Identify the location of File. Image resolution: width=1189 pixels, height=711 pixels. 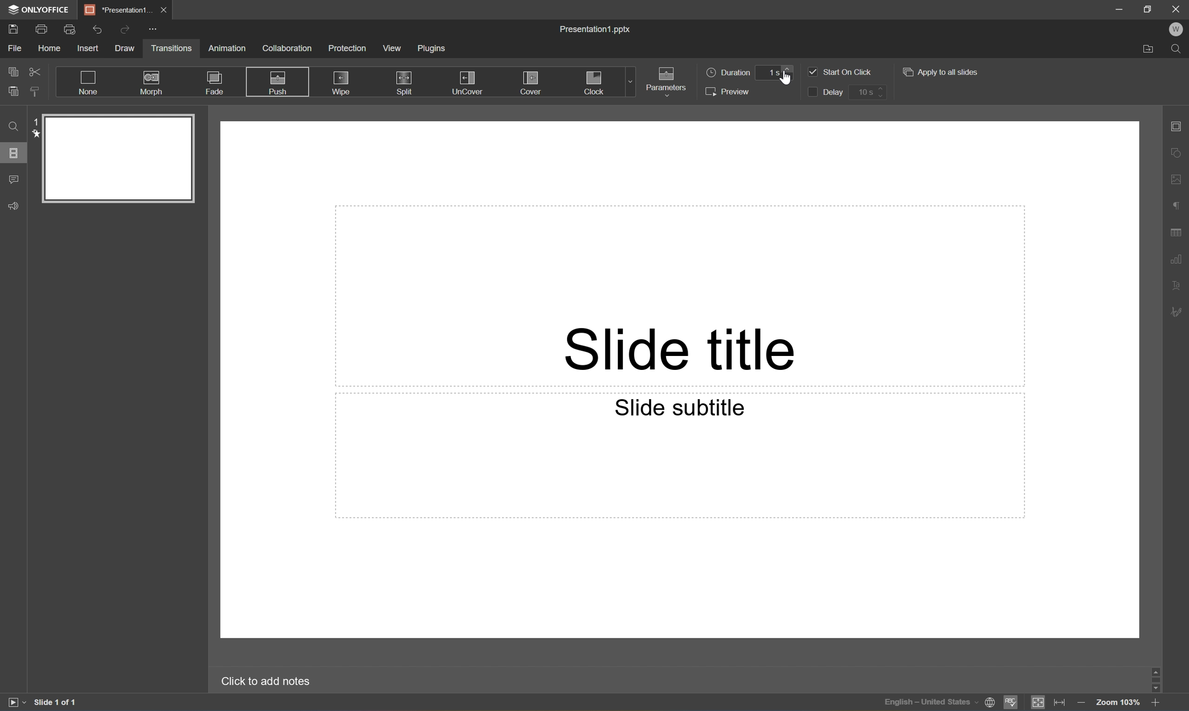
(16, 48).